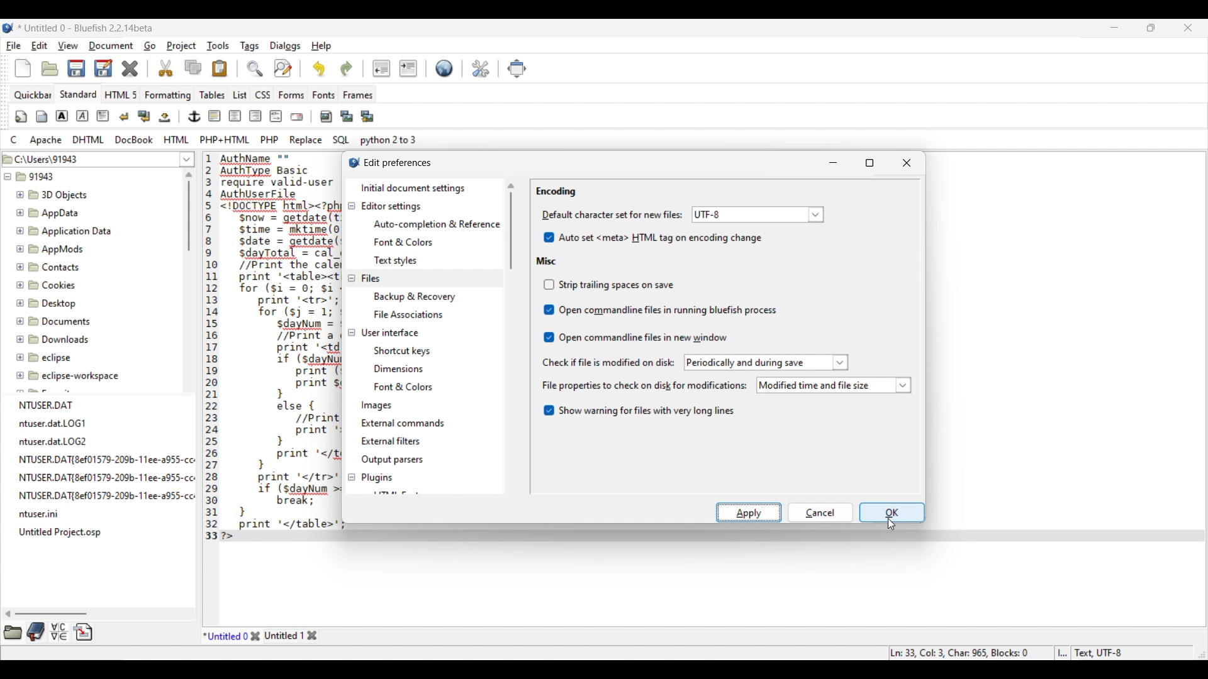  What do you see at coordinates (390, 333) in the screenshot?
I see `User interface settings` at bounding box center [390, 333].